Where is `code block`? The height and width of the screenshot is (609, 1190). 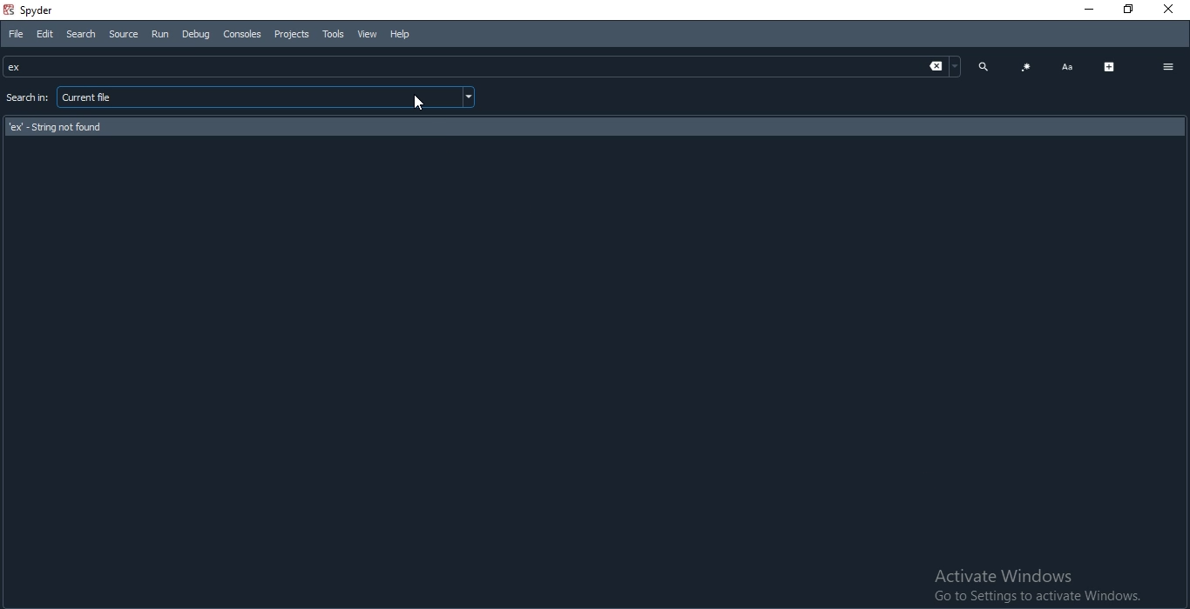 code block is located at coordinates (1026, 68).